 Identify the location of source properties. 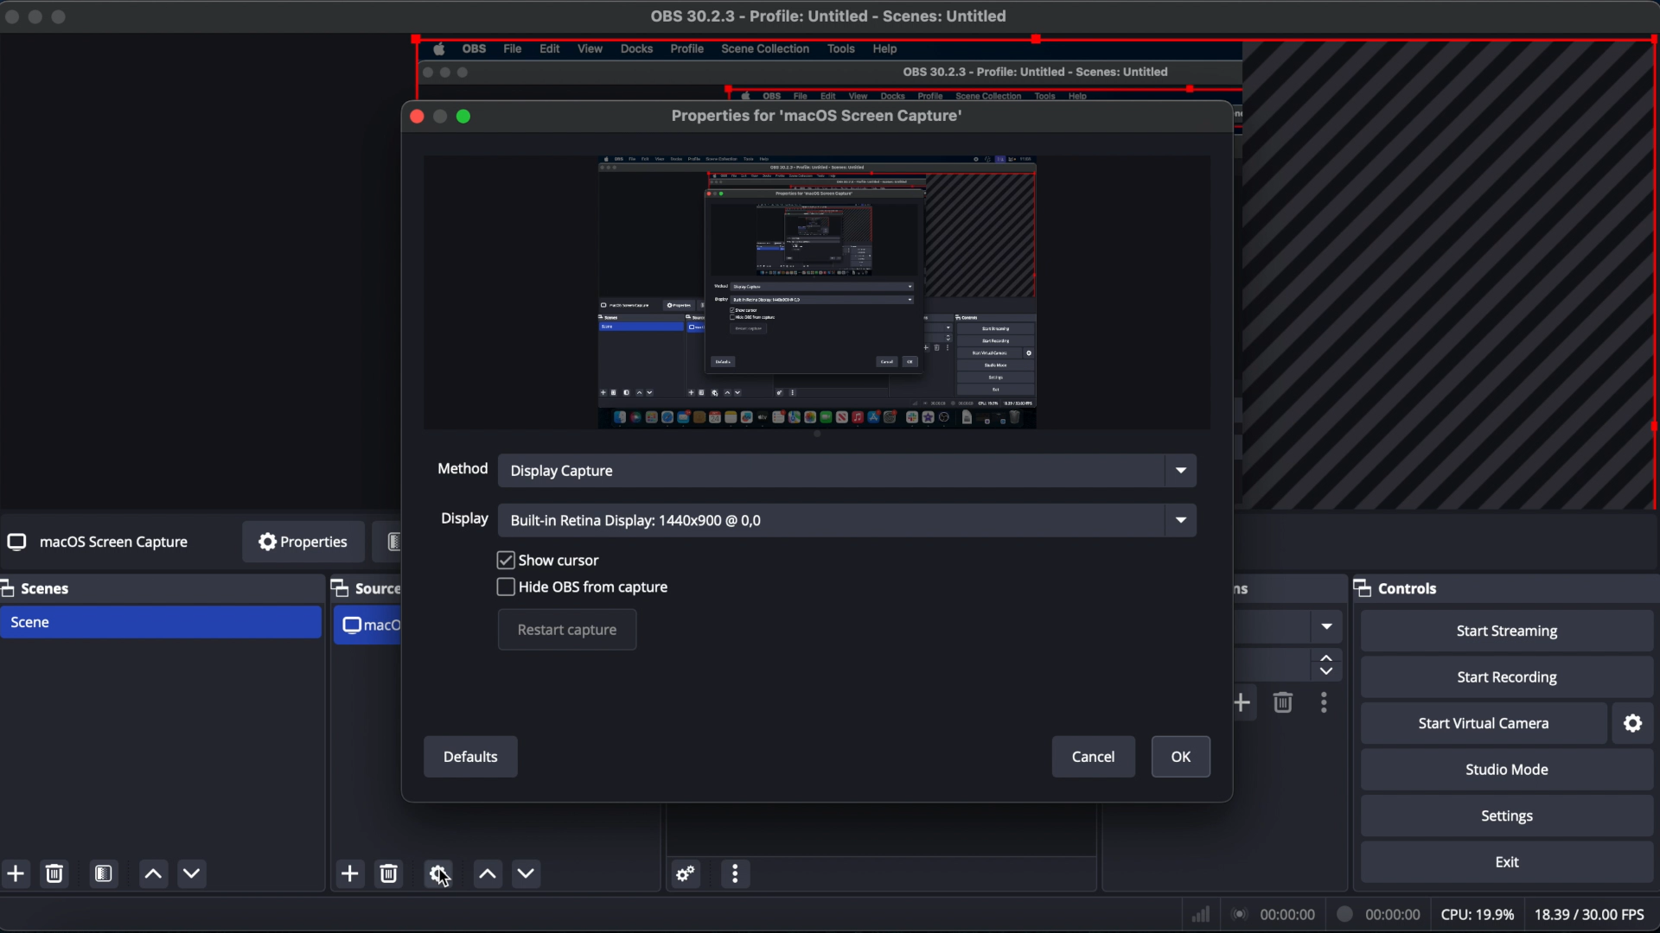
(437, 873).